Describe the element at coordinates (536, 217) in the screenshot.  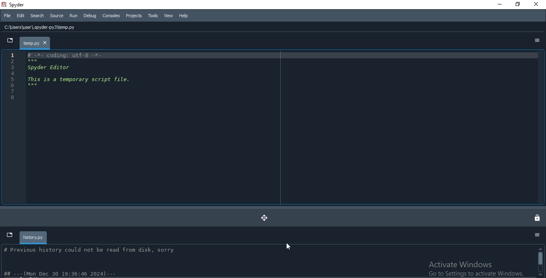
I see `lock` at that location.